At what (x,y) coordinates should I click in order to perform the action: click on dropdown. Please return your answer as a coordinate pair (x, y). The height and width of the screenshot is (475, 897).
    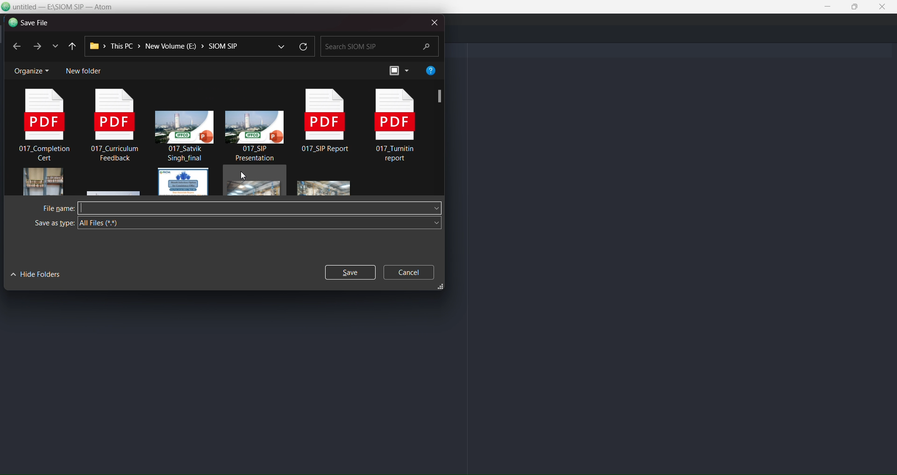
    Looking at the image, I should click on (282, 46).